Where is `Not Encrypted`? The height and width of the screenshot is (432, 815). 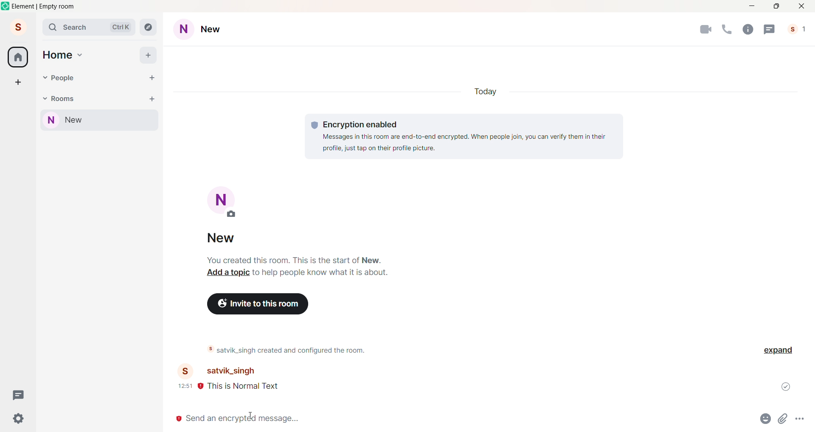 Not Encrypted is located at coordinates (177, 419).